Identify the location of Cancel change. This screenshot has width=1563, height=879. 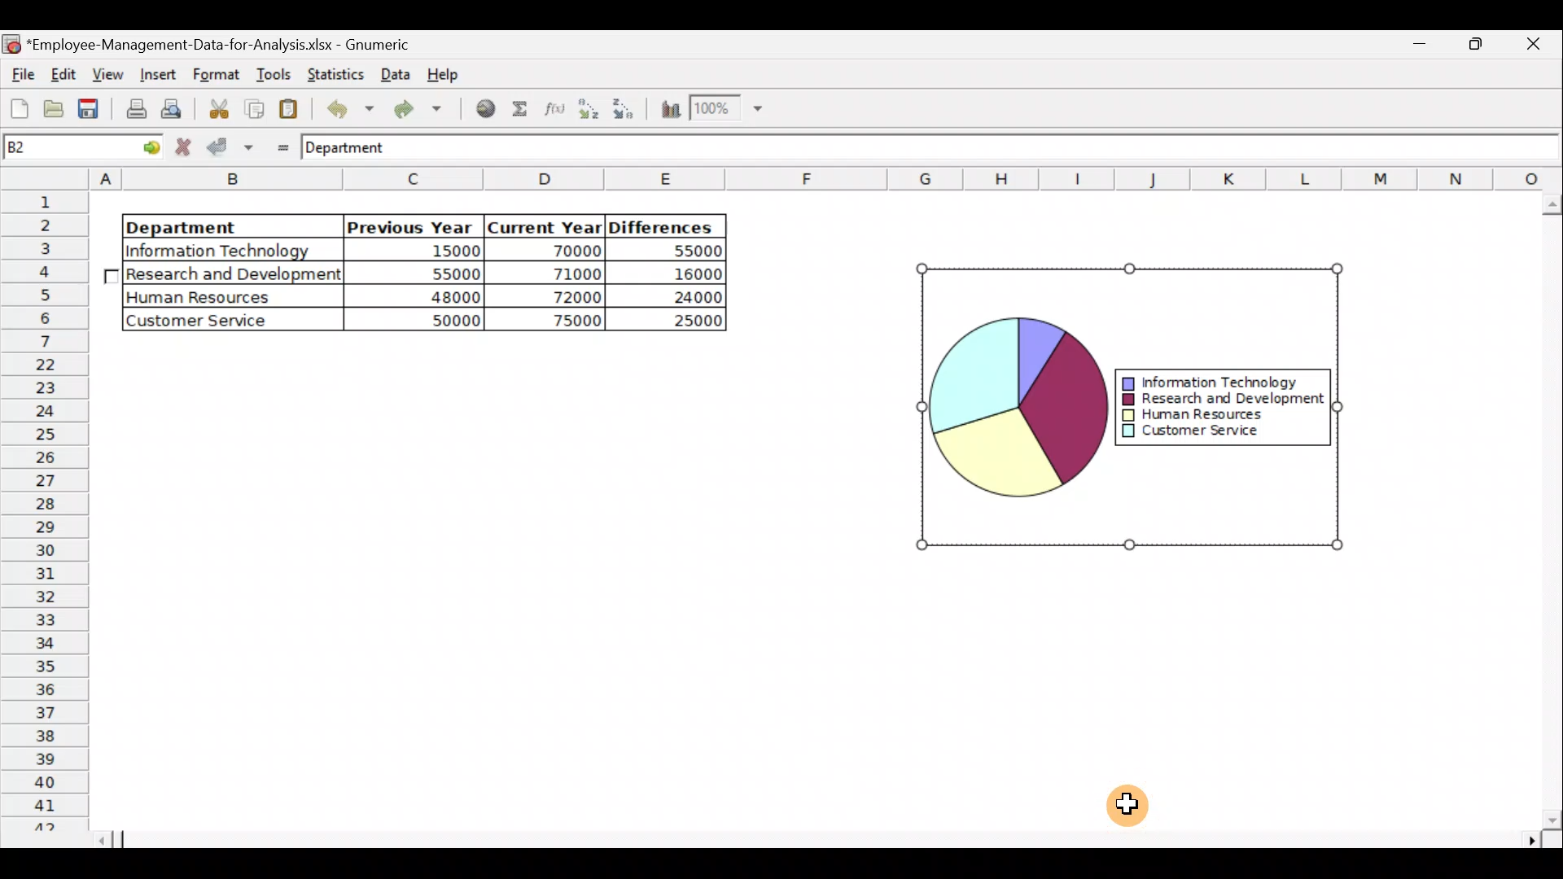
(185, 148).